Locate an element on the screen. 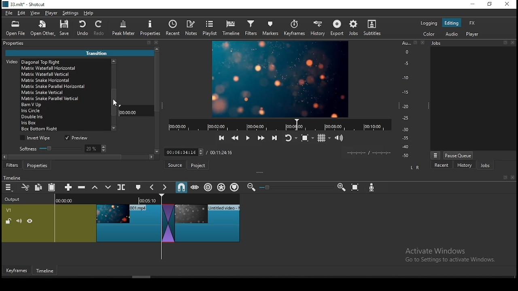 This screenshot has width=518, height=291. transition option is located at coordinates (64, 80).